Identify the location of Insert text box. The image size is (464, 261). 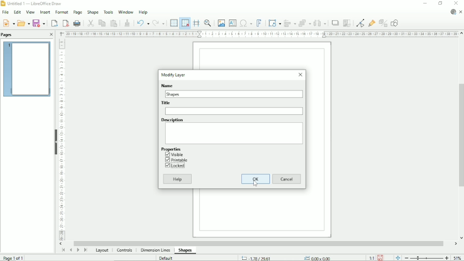
(233, 23).